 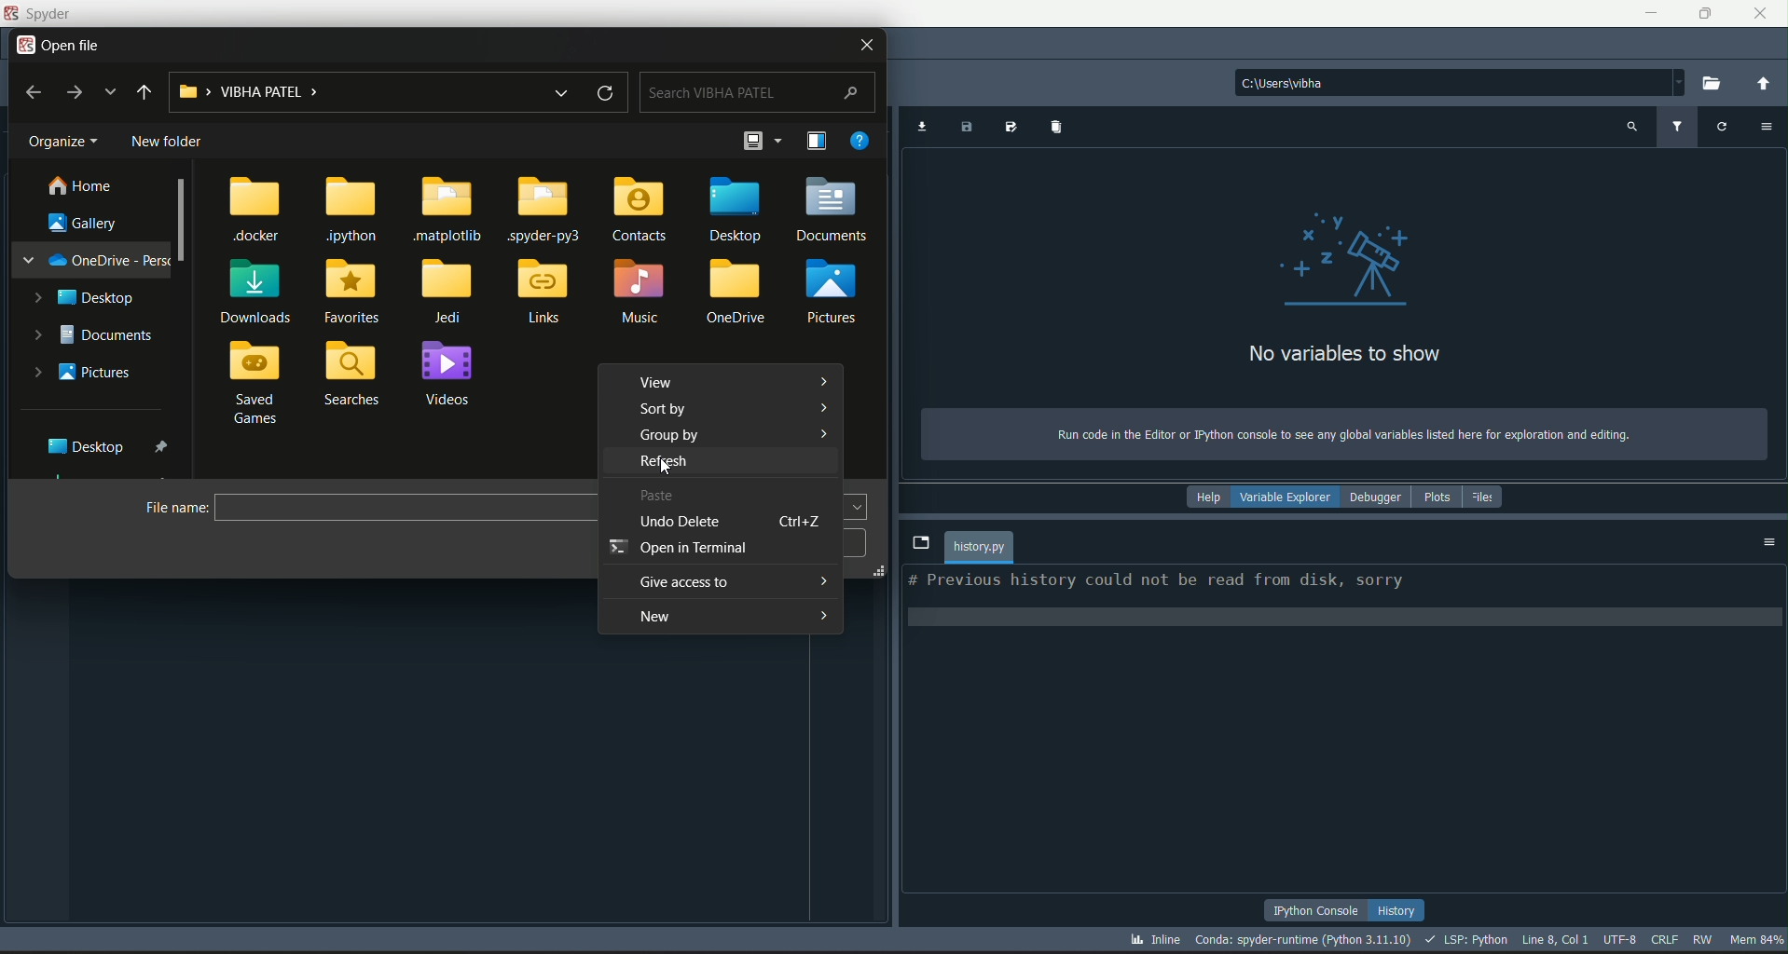 I want to click on filter variable, so click(x=1678, y=127).